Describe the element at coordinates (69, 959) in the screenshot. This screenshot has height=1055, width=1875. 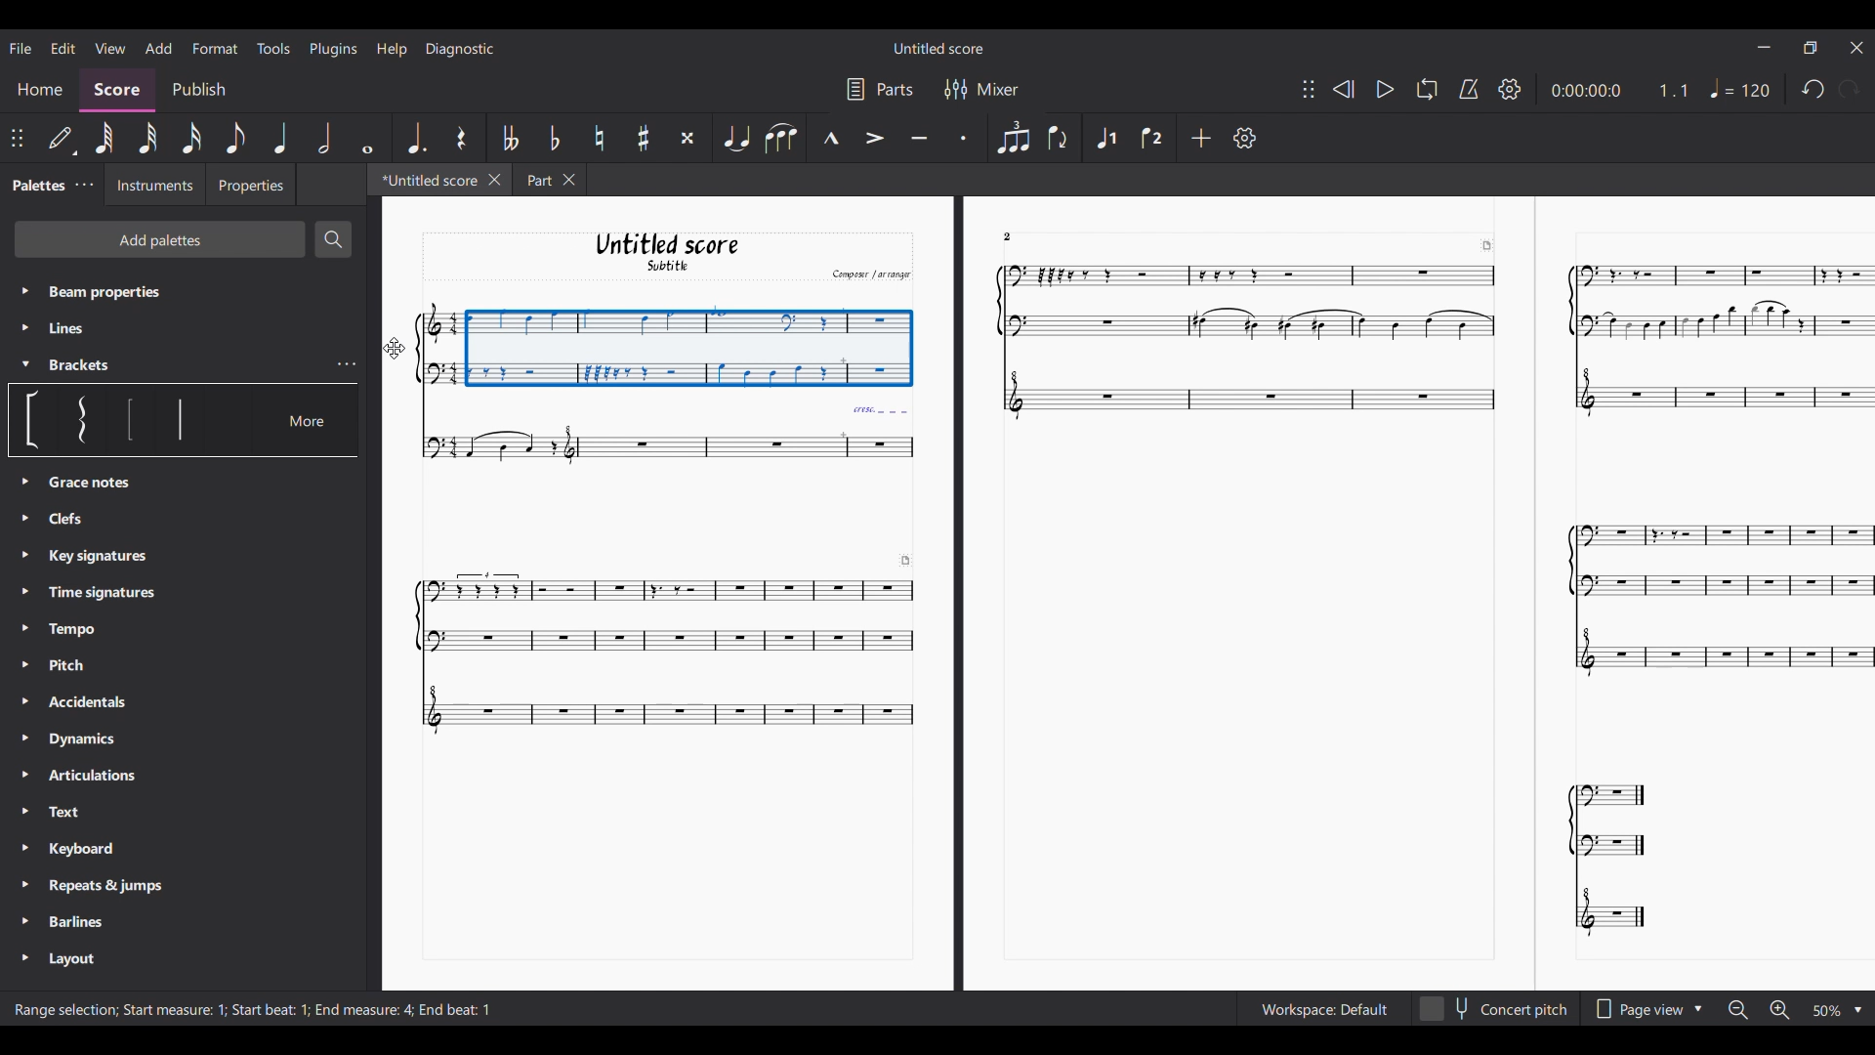
I see `Layout` at that location.